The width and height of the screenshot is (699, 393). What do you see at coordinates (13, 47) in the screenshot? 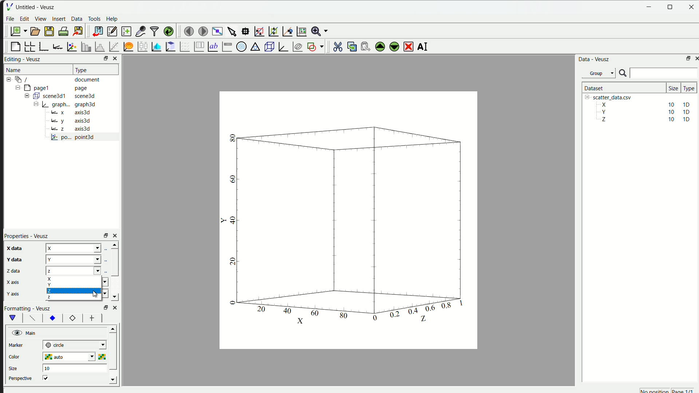
I see `blank page` at bounding box center [13, 47].